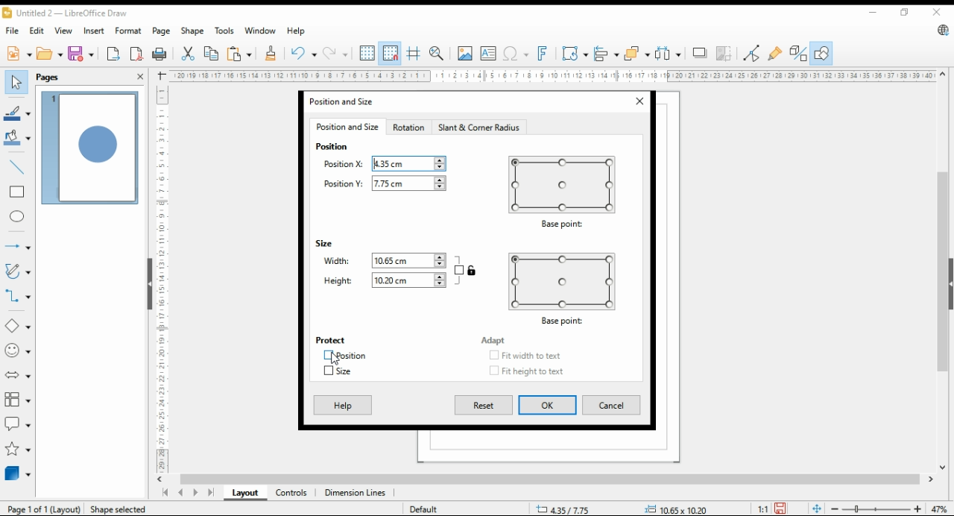  What do you see at coordinates (161, 54) in the screenshot?
I see `print` at bounding box center [161, 54].